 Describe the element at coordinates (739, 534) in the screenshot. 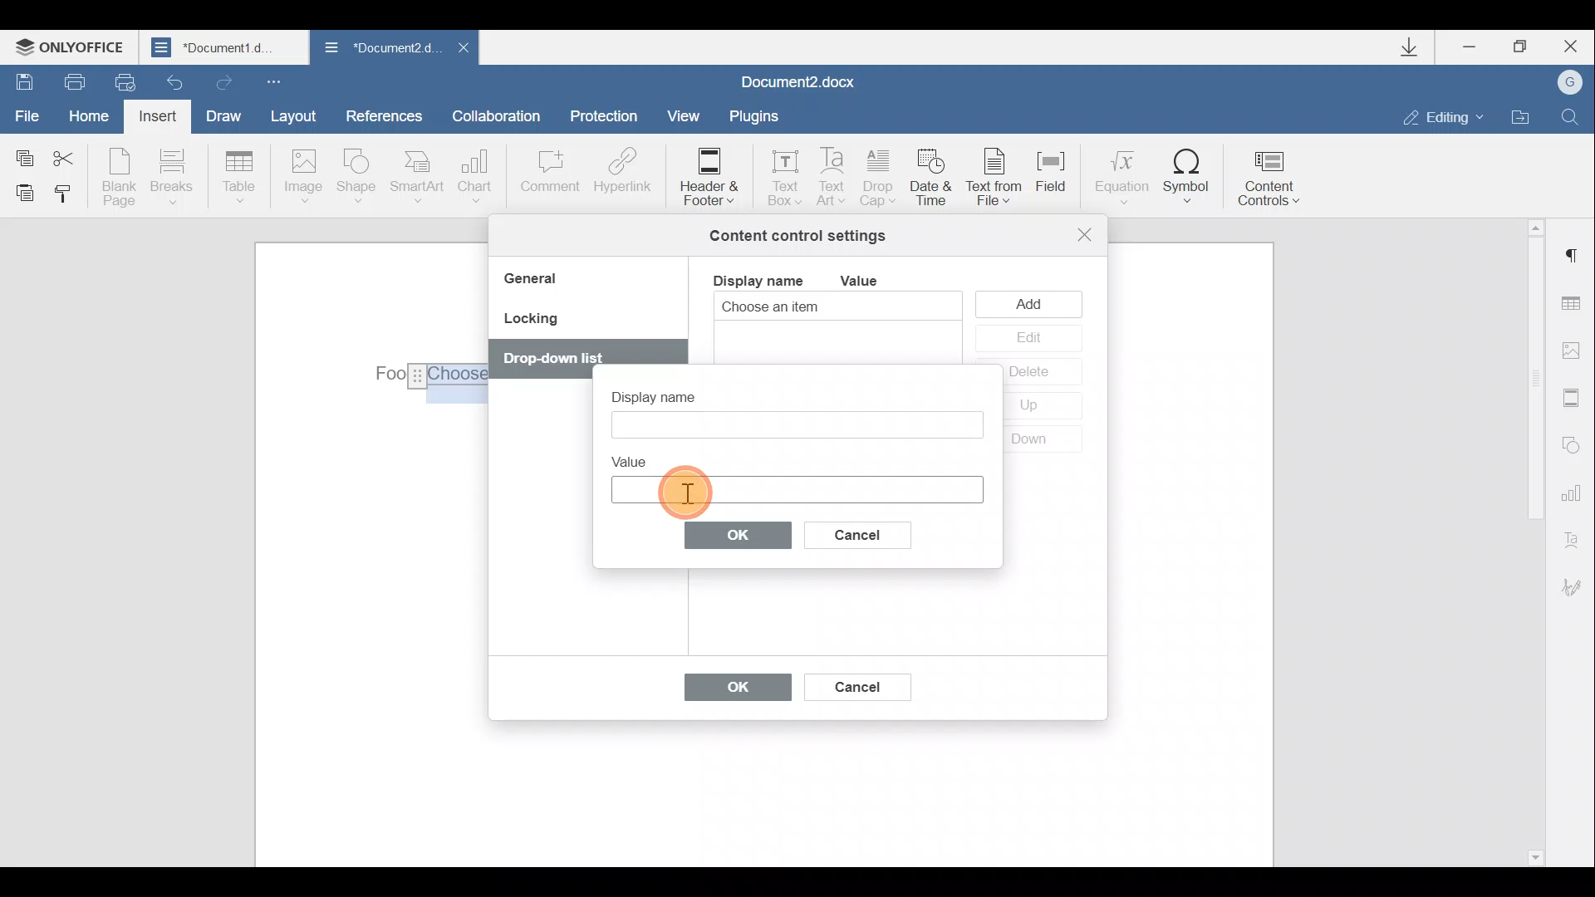

I see `OK` at that location.